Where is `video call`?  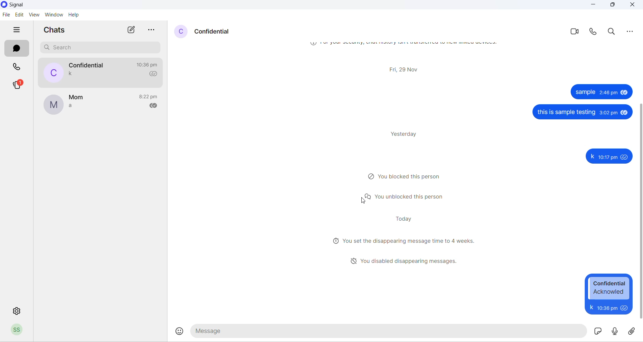 video call is located at coordinates (574, 31).